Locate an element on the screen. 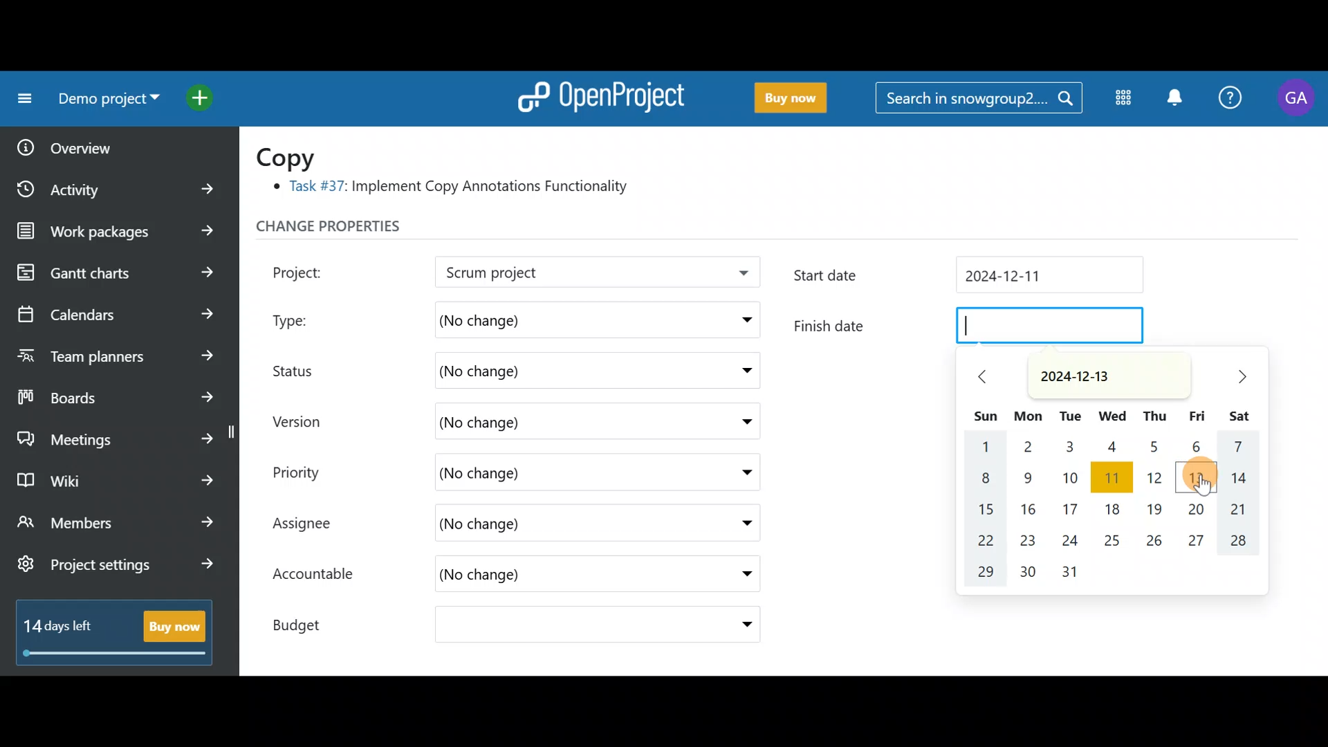 The height and width of the screenshot is (747, 1328). Back is located at coordinates (979, 376).